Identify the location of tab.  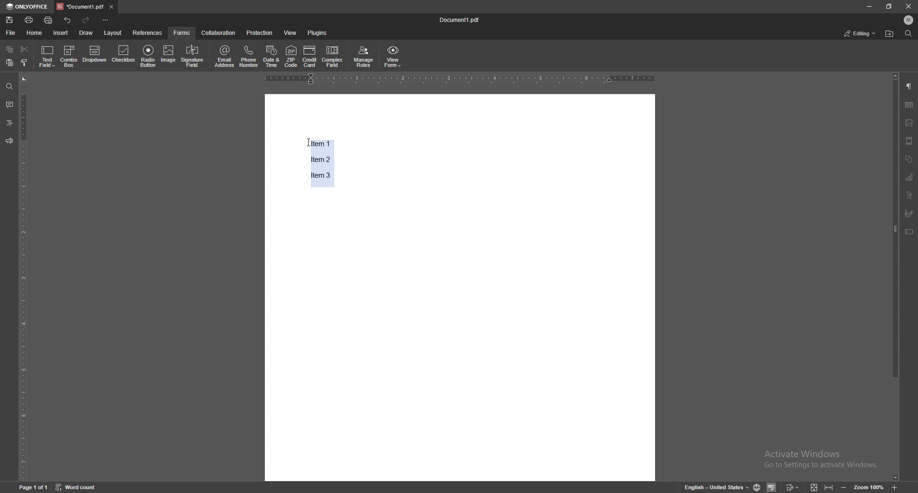
(80, 6).